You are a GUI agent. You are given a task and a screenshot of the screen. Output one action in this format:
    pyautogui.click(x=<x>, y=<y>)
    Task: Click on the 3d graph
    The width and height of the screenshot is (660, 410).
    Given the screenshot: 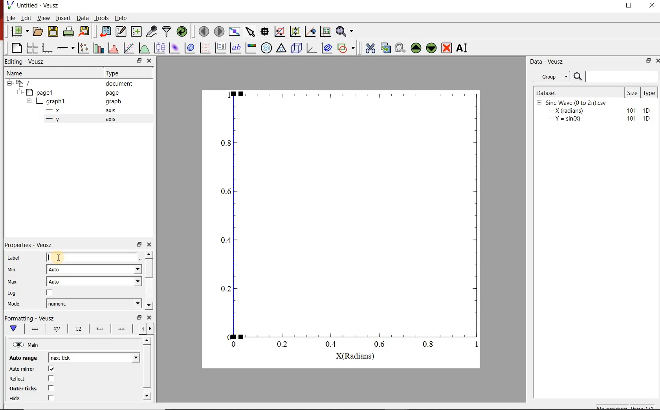 What is the action you would take?
    pyautogui.click(x=312, y=48)
    